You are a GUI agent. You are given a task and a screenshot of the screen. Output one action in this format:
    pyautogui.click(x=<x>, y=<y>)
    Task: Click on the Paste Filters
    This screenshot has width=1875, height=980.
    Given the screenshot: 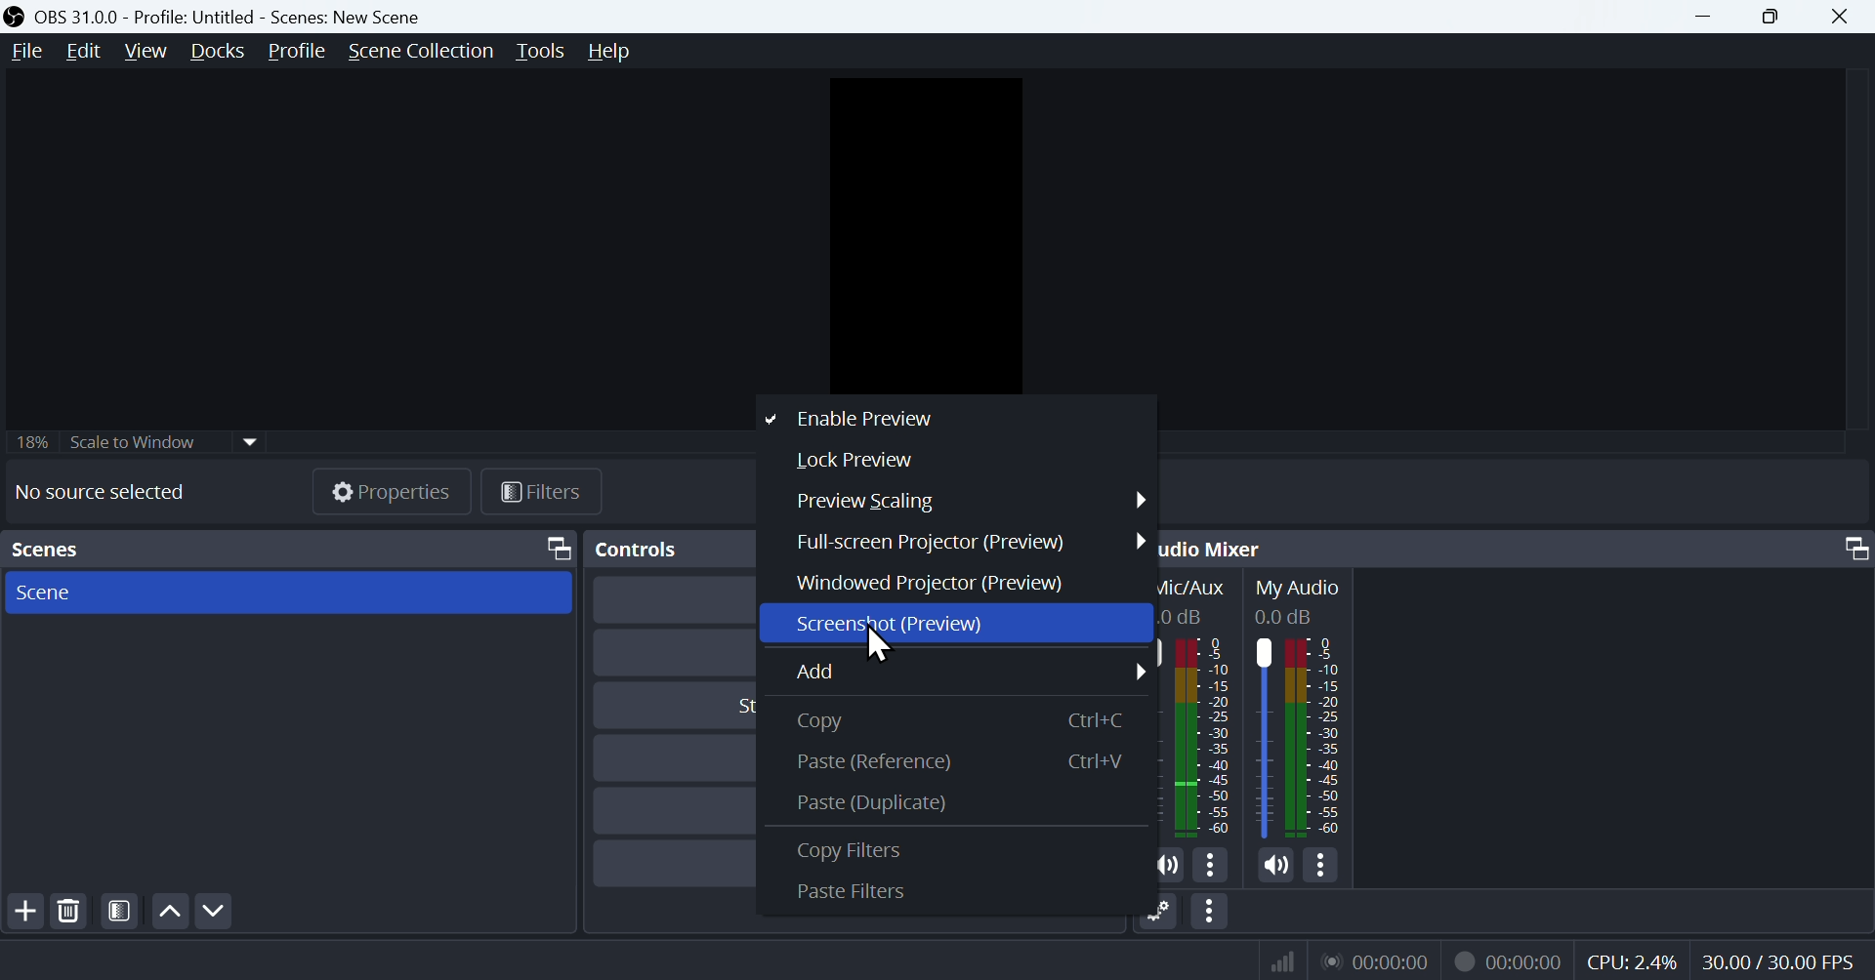 What is the action you would take?
    pyautogui.click(x=856, y=893)
    